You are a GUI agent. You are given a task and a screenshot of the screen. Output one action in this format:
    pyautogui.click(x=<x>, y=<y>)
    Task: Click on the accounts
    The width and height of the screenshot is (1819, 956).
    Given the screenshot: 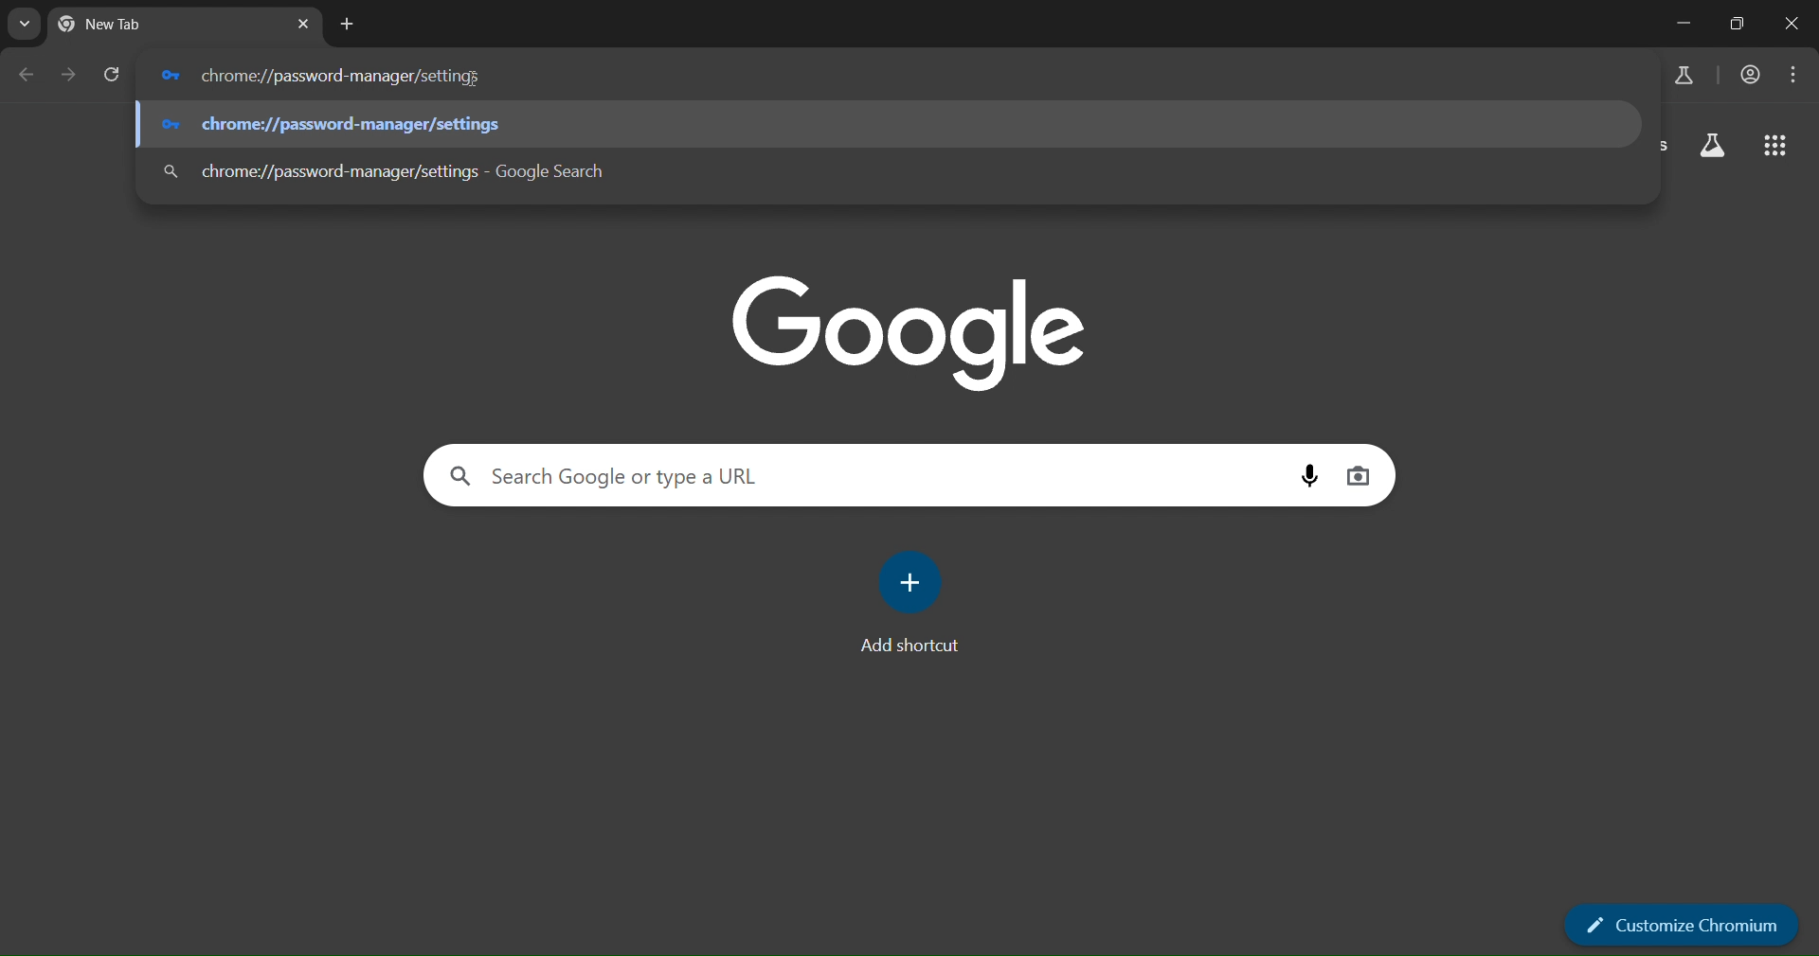 What is the action you would take?
    pyautogui.click(x=1752, y=75)
    